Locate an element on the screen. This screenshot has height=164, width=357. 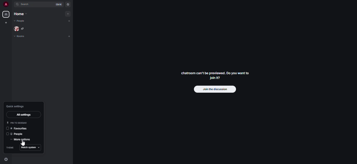
navigator is located at coordinates (68, 4).